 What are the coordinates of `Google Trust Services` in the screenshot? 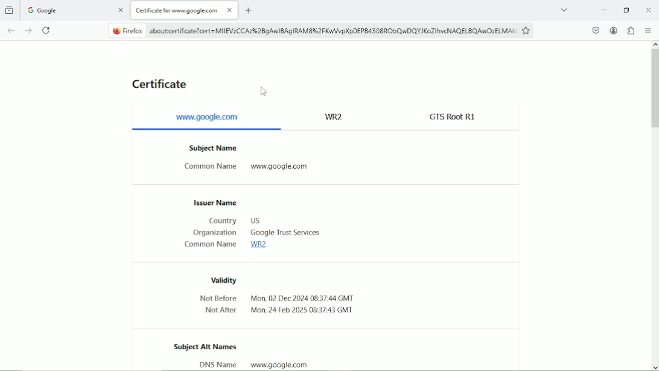 It's located at (285, 234).